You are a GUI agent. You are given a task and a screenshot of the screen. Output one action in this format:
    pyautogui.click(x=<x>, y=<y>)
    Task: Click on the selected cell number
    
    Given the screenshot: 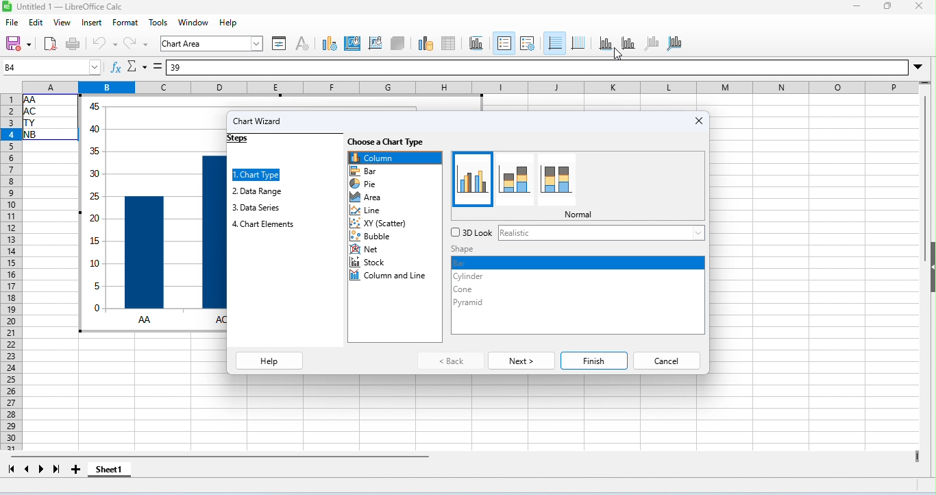 What is the action you would take?
    pyautogui.click(x=53, y=68)
    